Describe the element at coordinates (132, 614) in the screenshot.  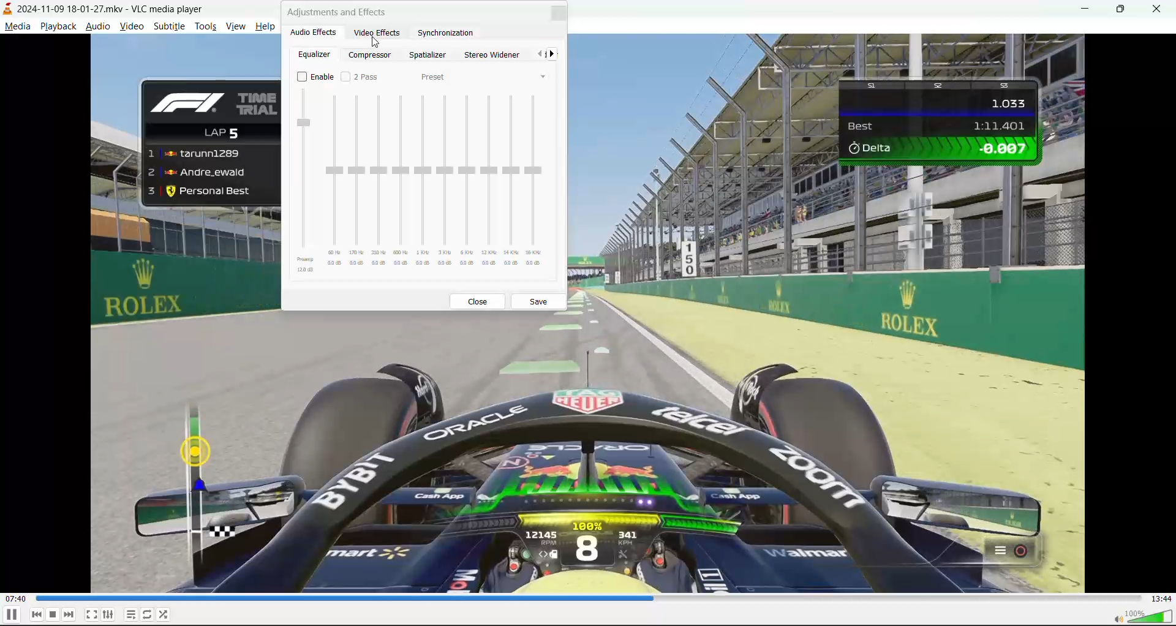
I see `playlist` at that location.